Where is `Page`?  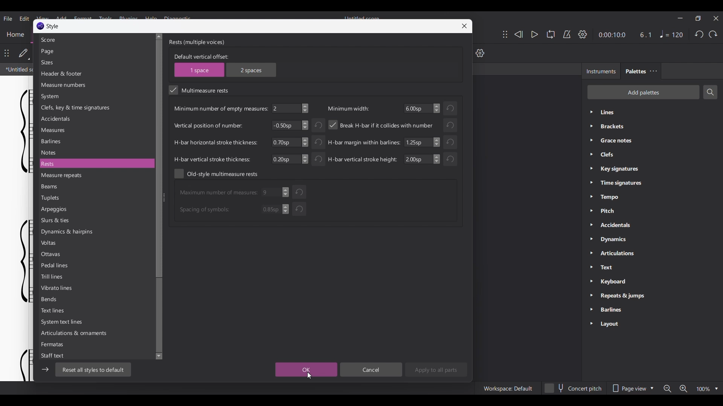
Page is located at coordinates (96, 52).